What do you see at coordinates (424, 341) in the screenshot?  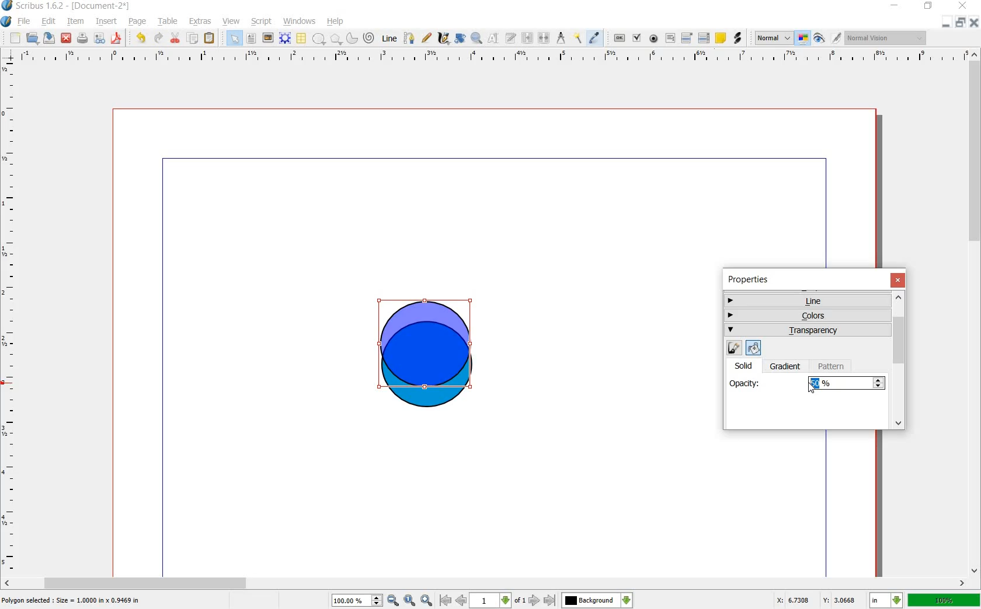 I see `overlapping color blend added` at bounding box center [424, 341].